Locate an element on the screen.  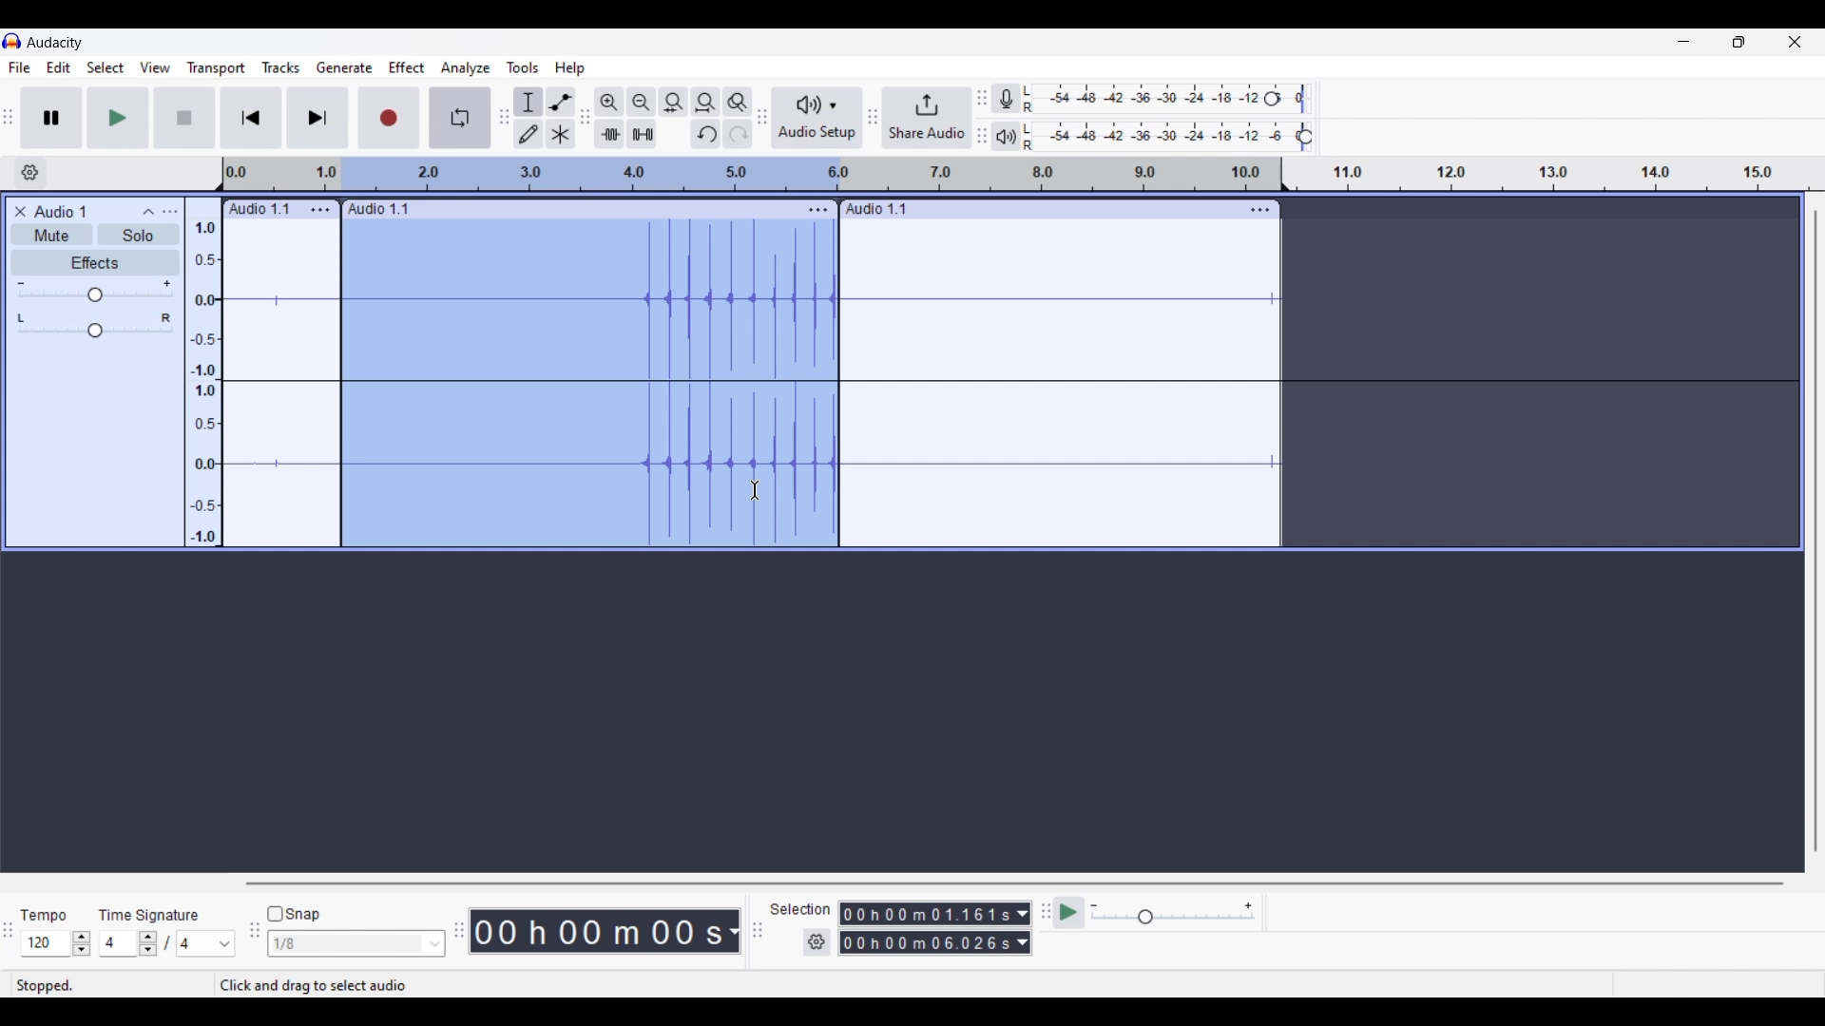
Pause is located at coordinates (52, 118).